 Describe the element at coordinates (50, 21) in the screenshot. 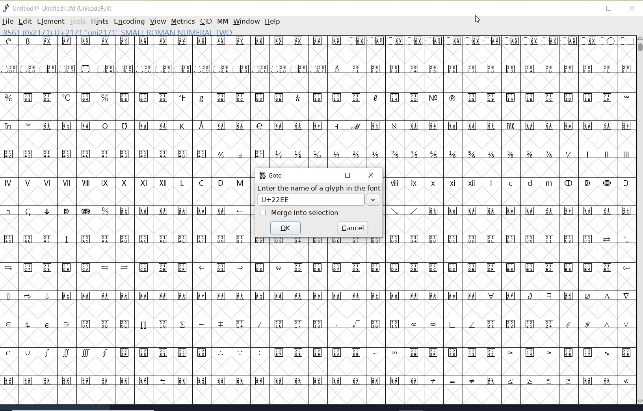

I see `ELEMENT` at that location.